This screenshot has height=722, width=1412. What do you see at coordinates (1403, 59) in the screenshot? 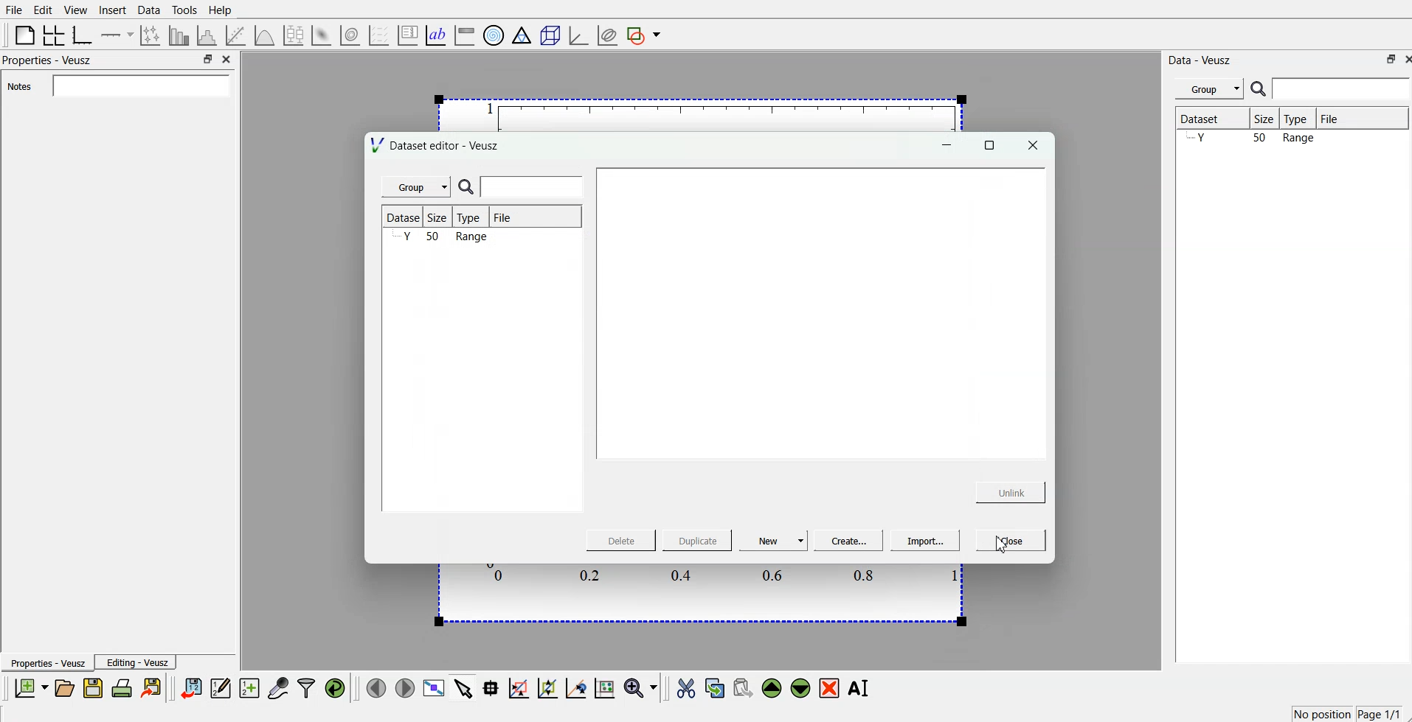
I see `close` at bounding box center [1403, 59].